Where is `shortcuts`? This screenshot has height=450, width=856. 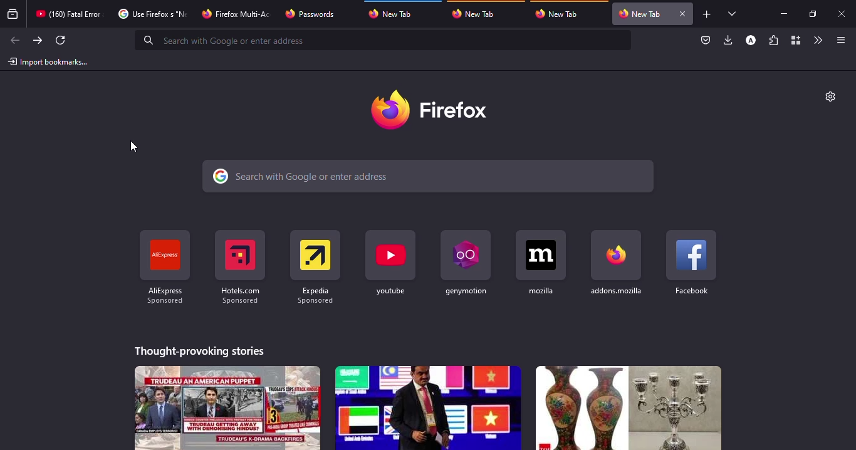
shortcuts is located at coordinates (541, 264).